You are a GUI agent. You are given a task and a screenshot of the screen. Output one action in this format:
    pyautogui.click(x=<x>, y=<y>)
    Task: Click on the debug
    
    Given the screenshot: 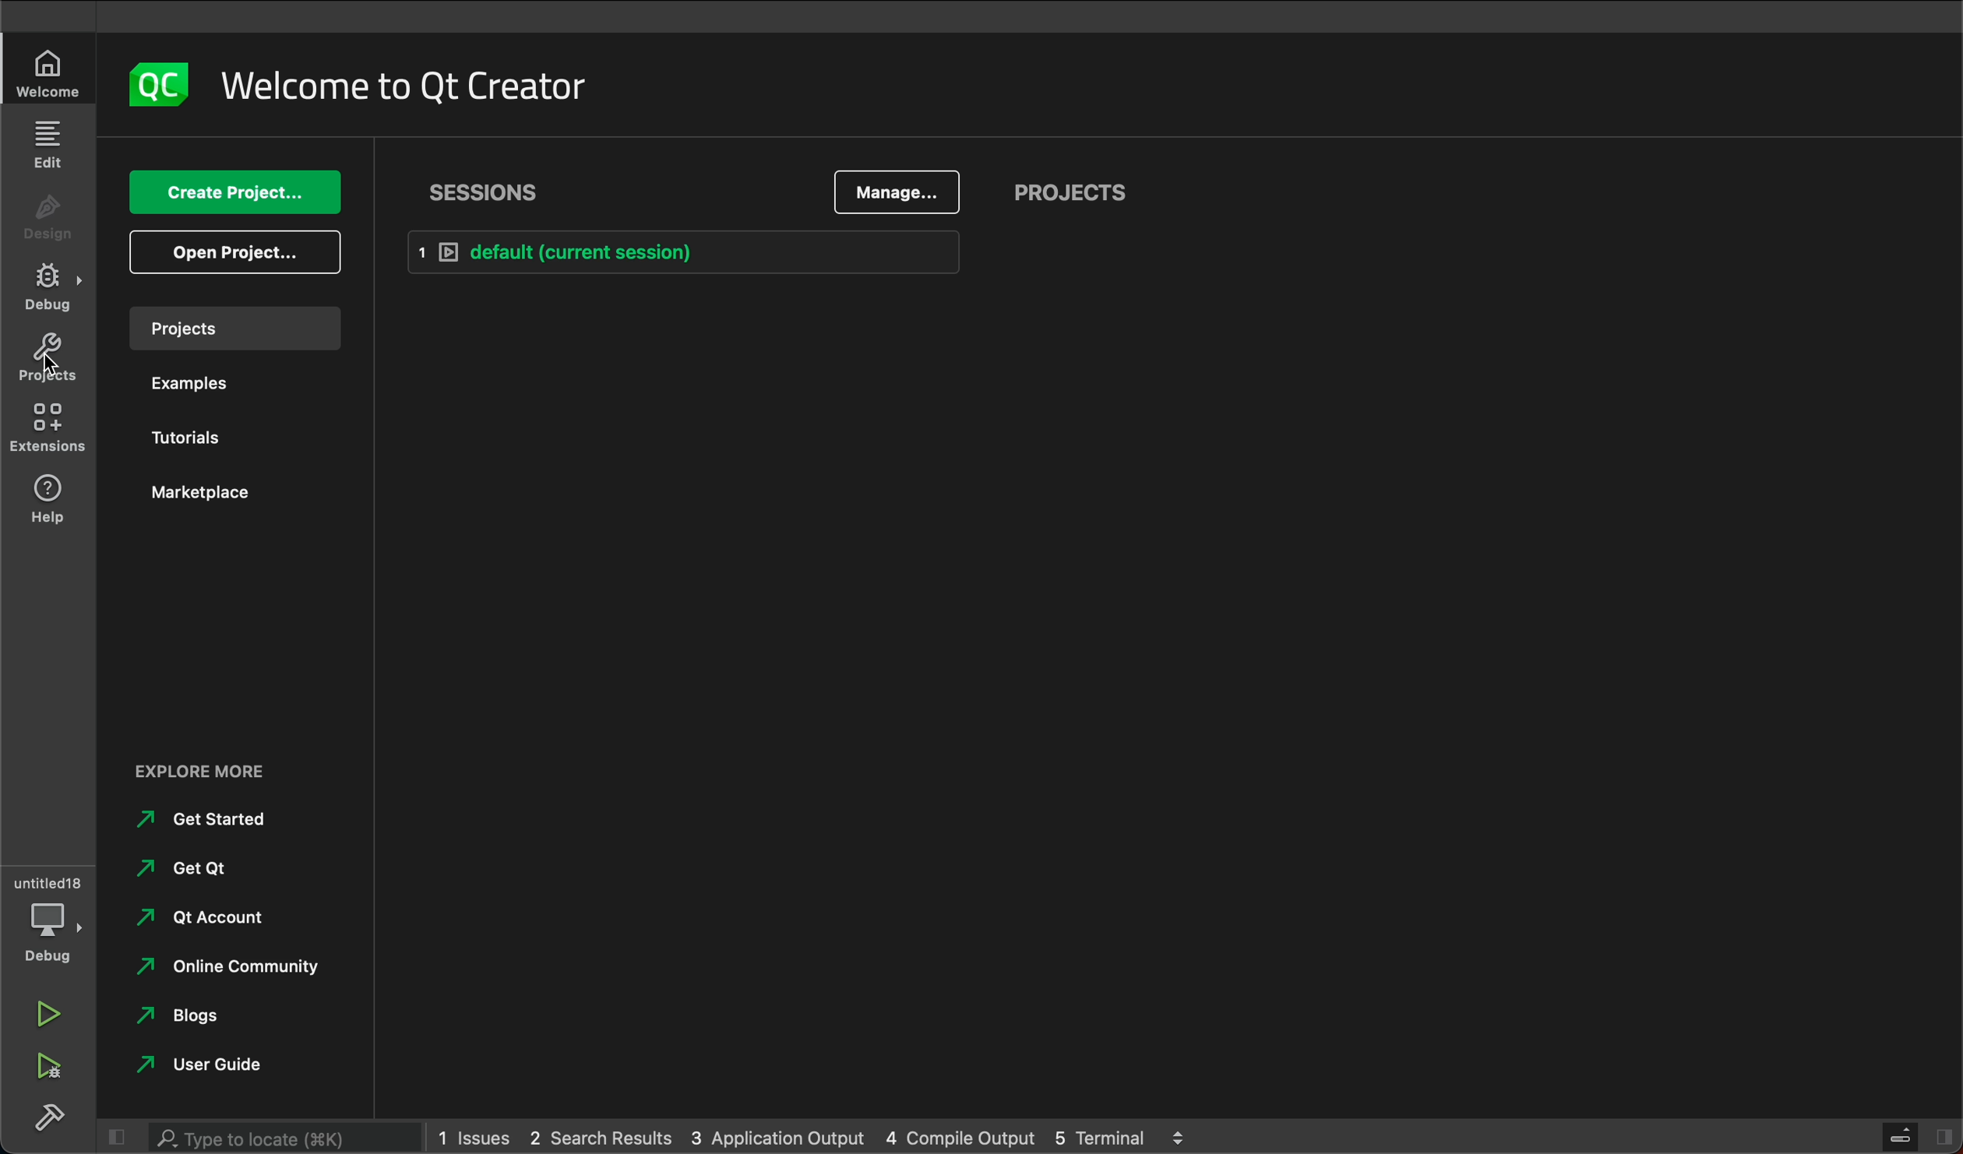 What is the action you would take?
    pyautogui.click(x=53, y=288)
    